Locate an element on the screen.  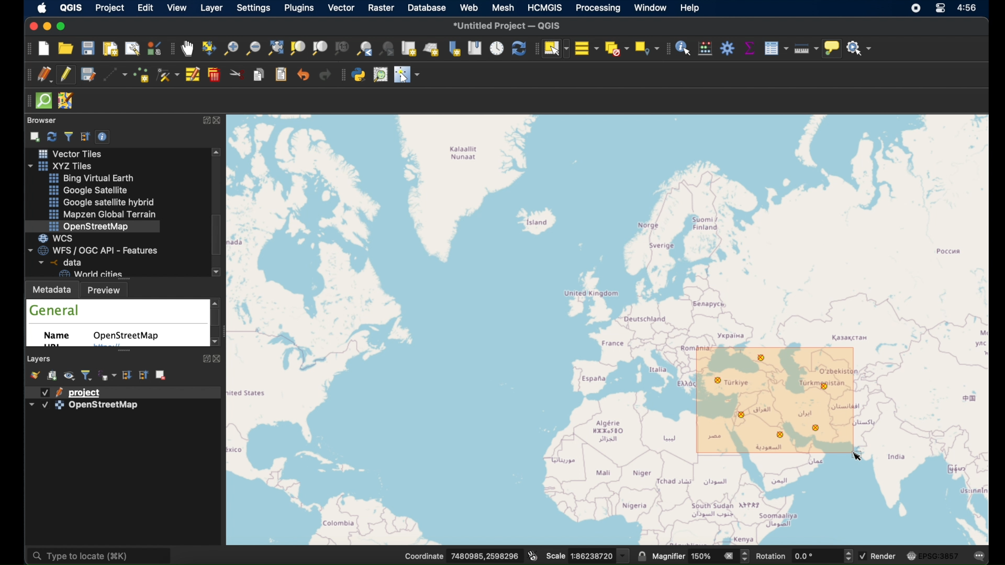
world cities is located at coordinates (90, 274).